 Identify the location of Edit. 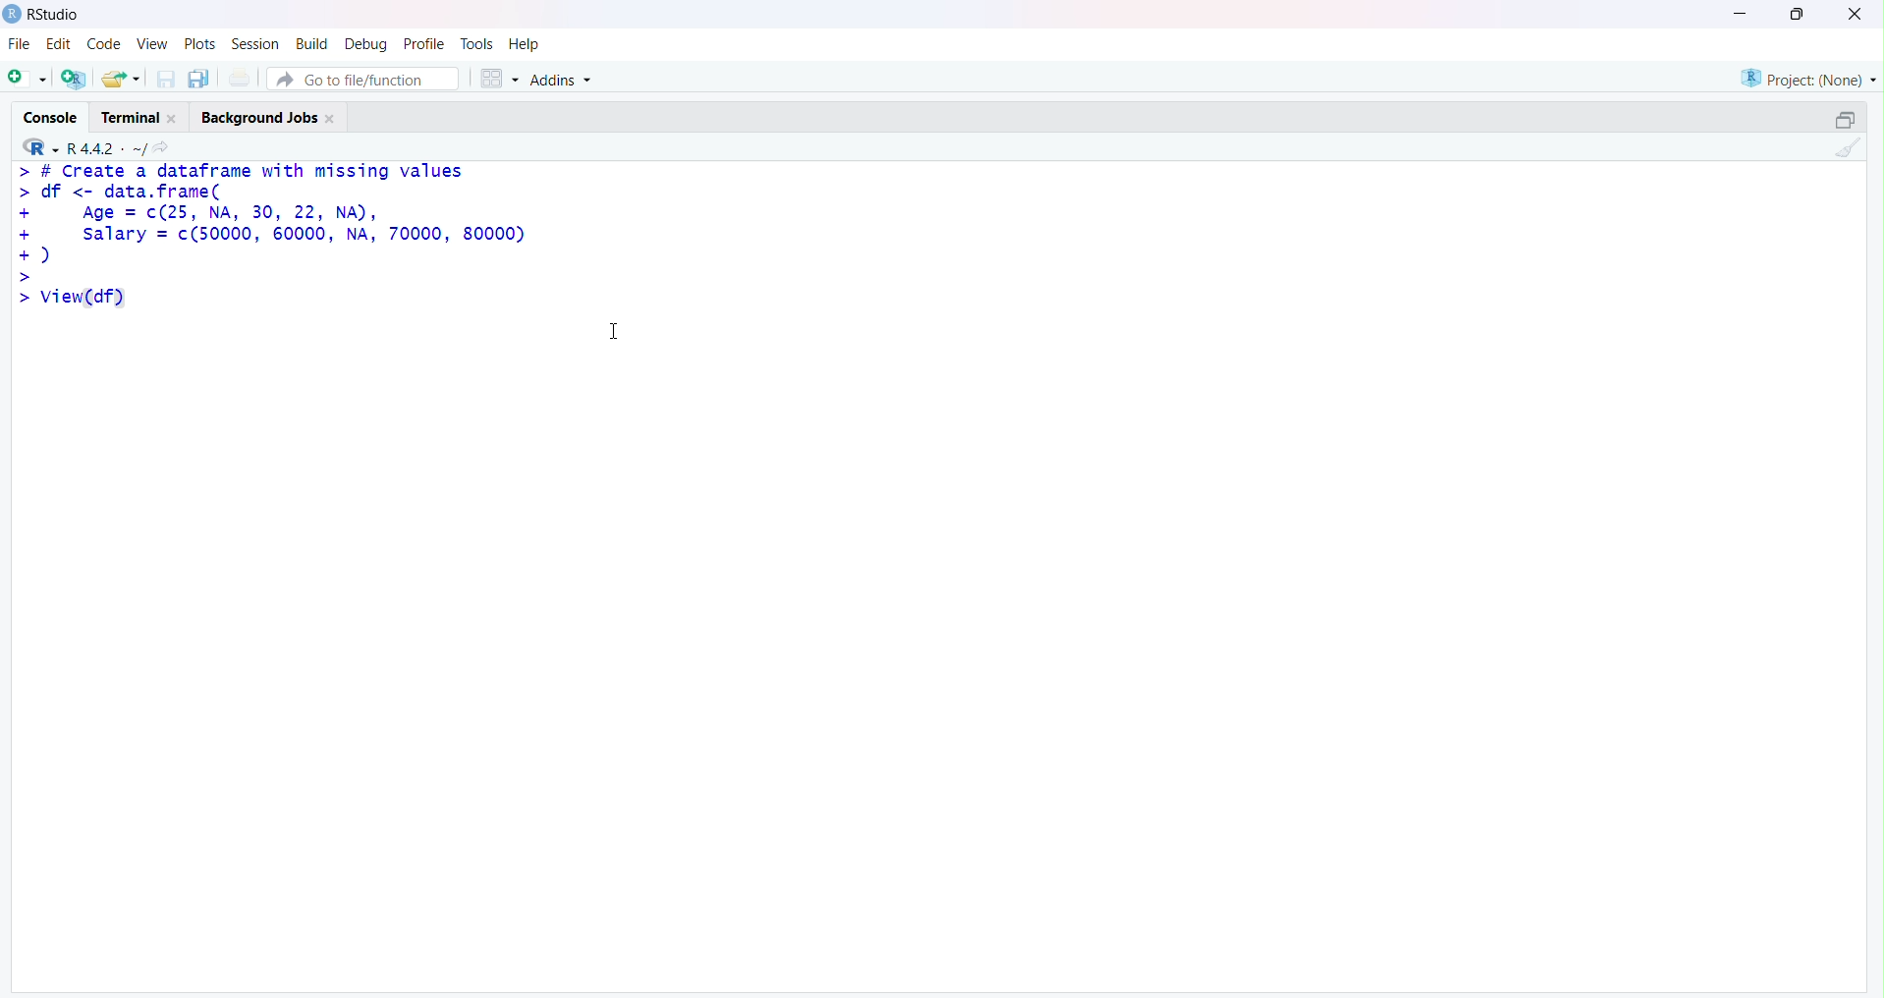
(60, 44).